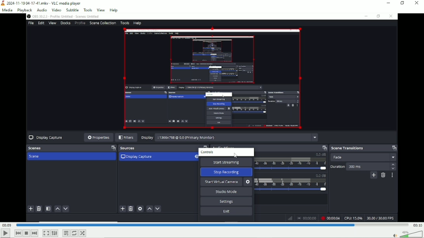 The image size is (424, 238). I want to click on Video, so click(56, 10).